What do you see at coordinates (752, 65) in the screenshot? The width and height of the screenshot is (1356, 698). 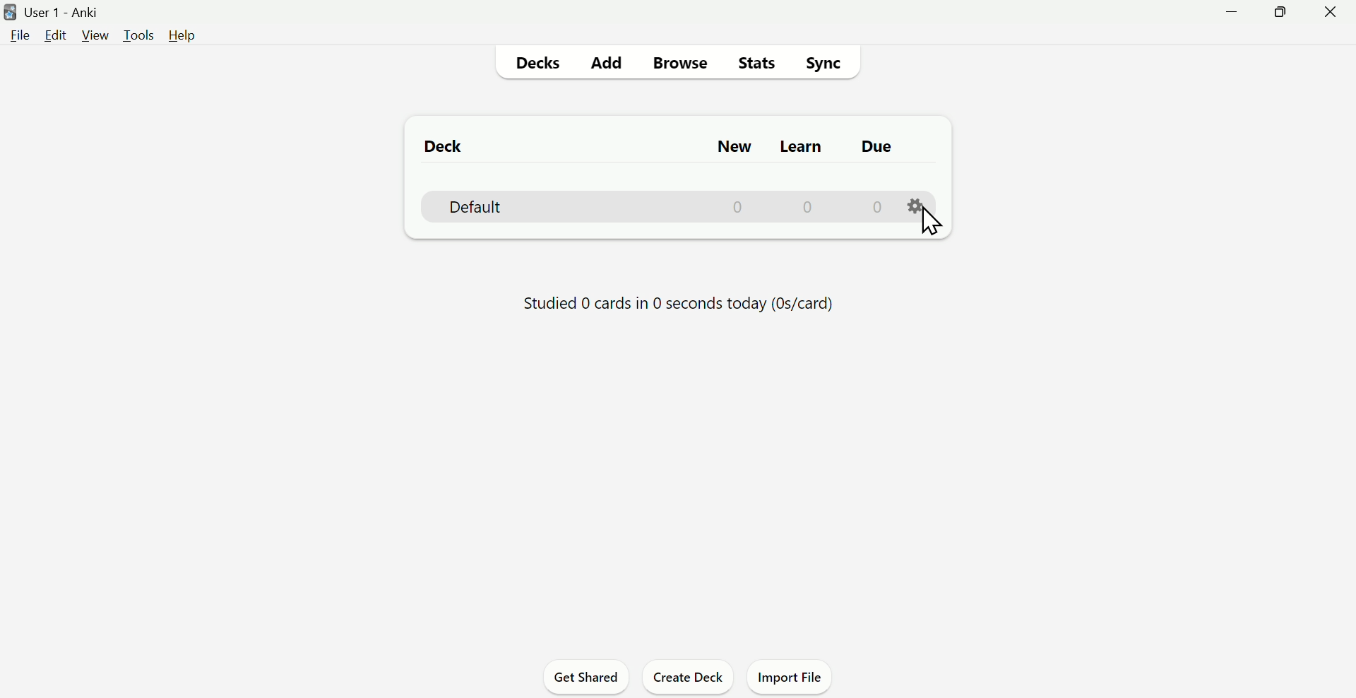 I see `Stats` at bounding box center [752, 65].